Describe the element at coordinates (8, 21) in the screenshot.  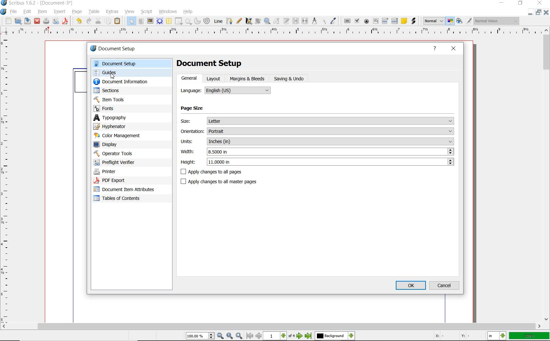
I see `new` at that location.